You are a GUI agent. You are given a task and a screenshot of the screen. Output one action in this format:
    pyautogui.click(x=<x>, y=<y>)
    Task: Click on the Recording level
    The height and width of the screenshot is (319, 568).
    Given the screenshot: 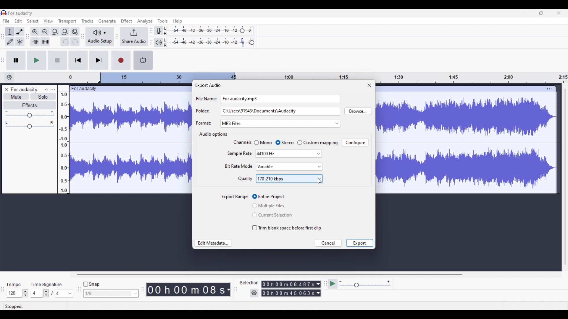 What is the action you would take?
    pyautogui.click(x=201, y=31)
    